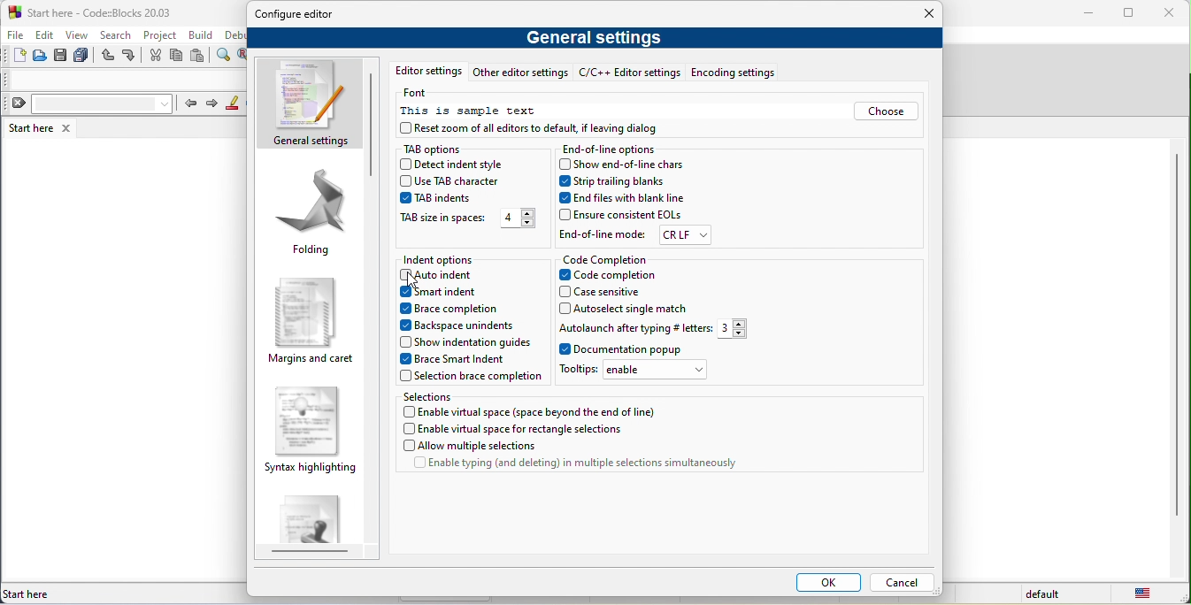 The width and height of the screenshot is (1191, 605). Describe the element at coordinates (634, 183) in the screenshot. I see `strip trailing blanks` at that location.